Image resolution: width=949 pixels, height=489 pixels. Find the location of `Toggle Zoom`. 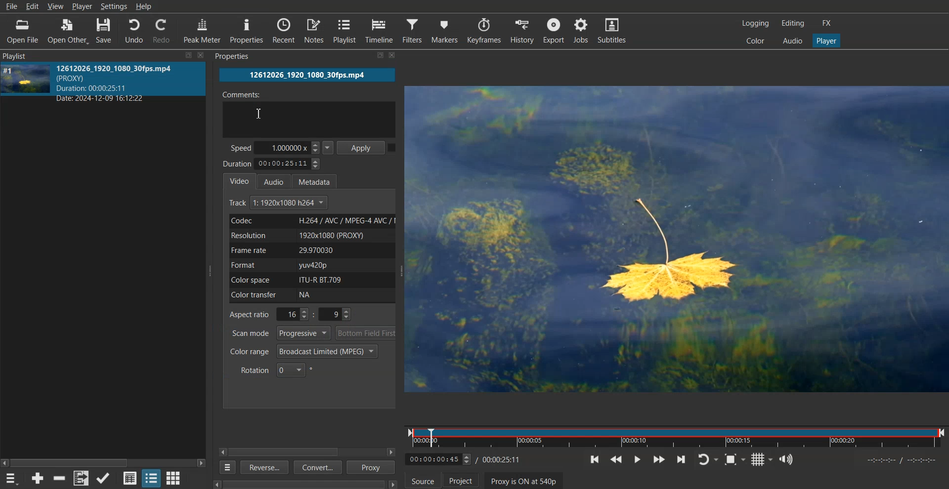

Toggle Zoom is located at coordinates (735, 459).